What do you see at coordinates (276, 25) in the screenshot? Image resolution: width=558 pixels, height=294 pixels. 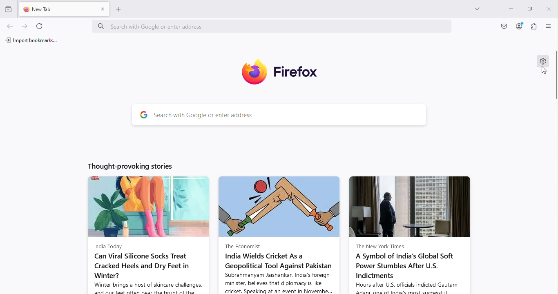 I see `Search bar` at bounding box center [276, 25].